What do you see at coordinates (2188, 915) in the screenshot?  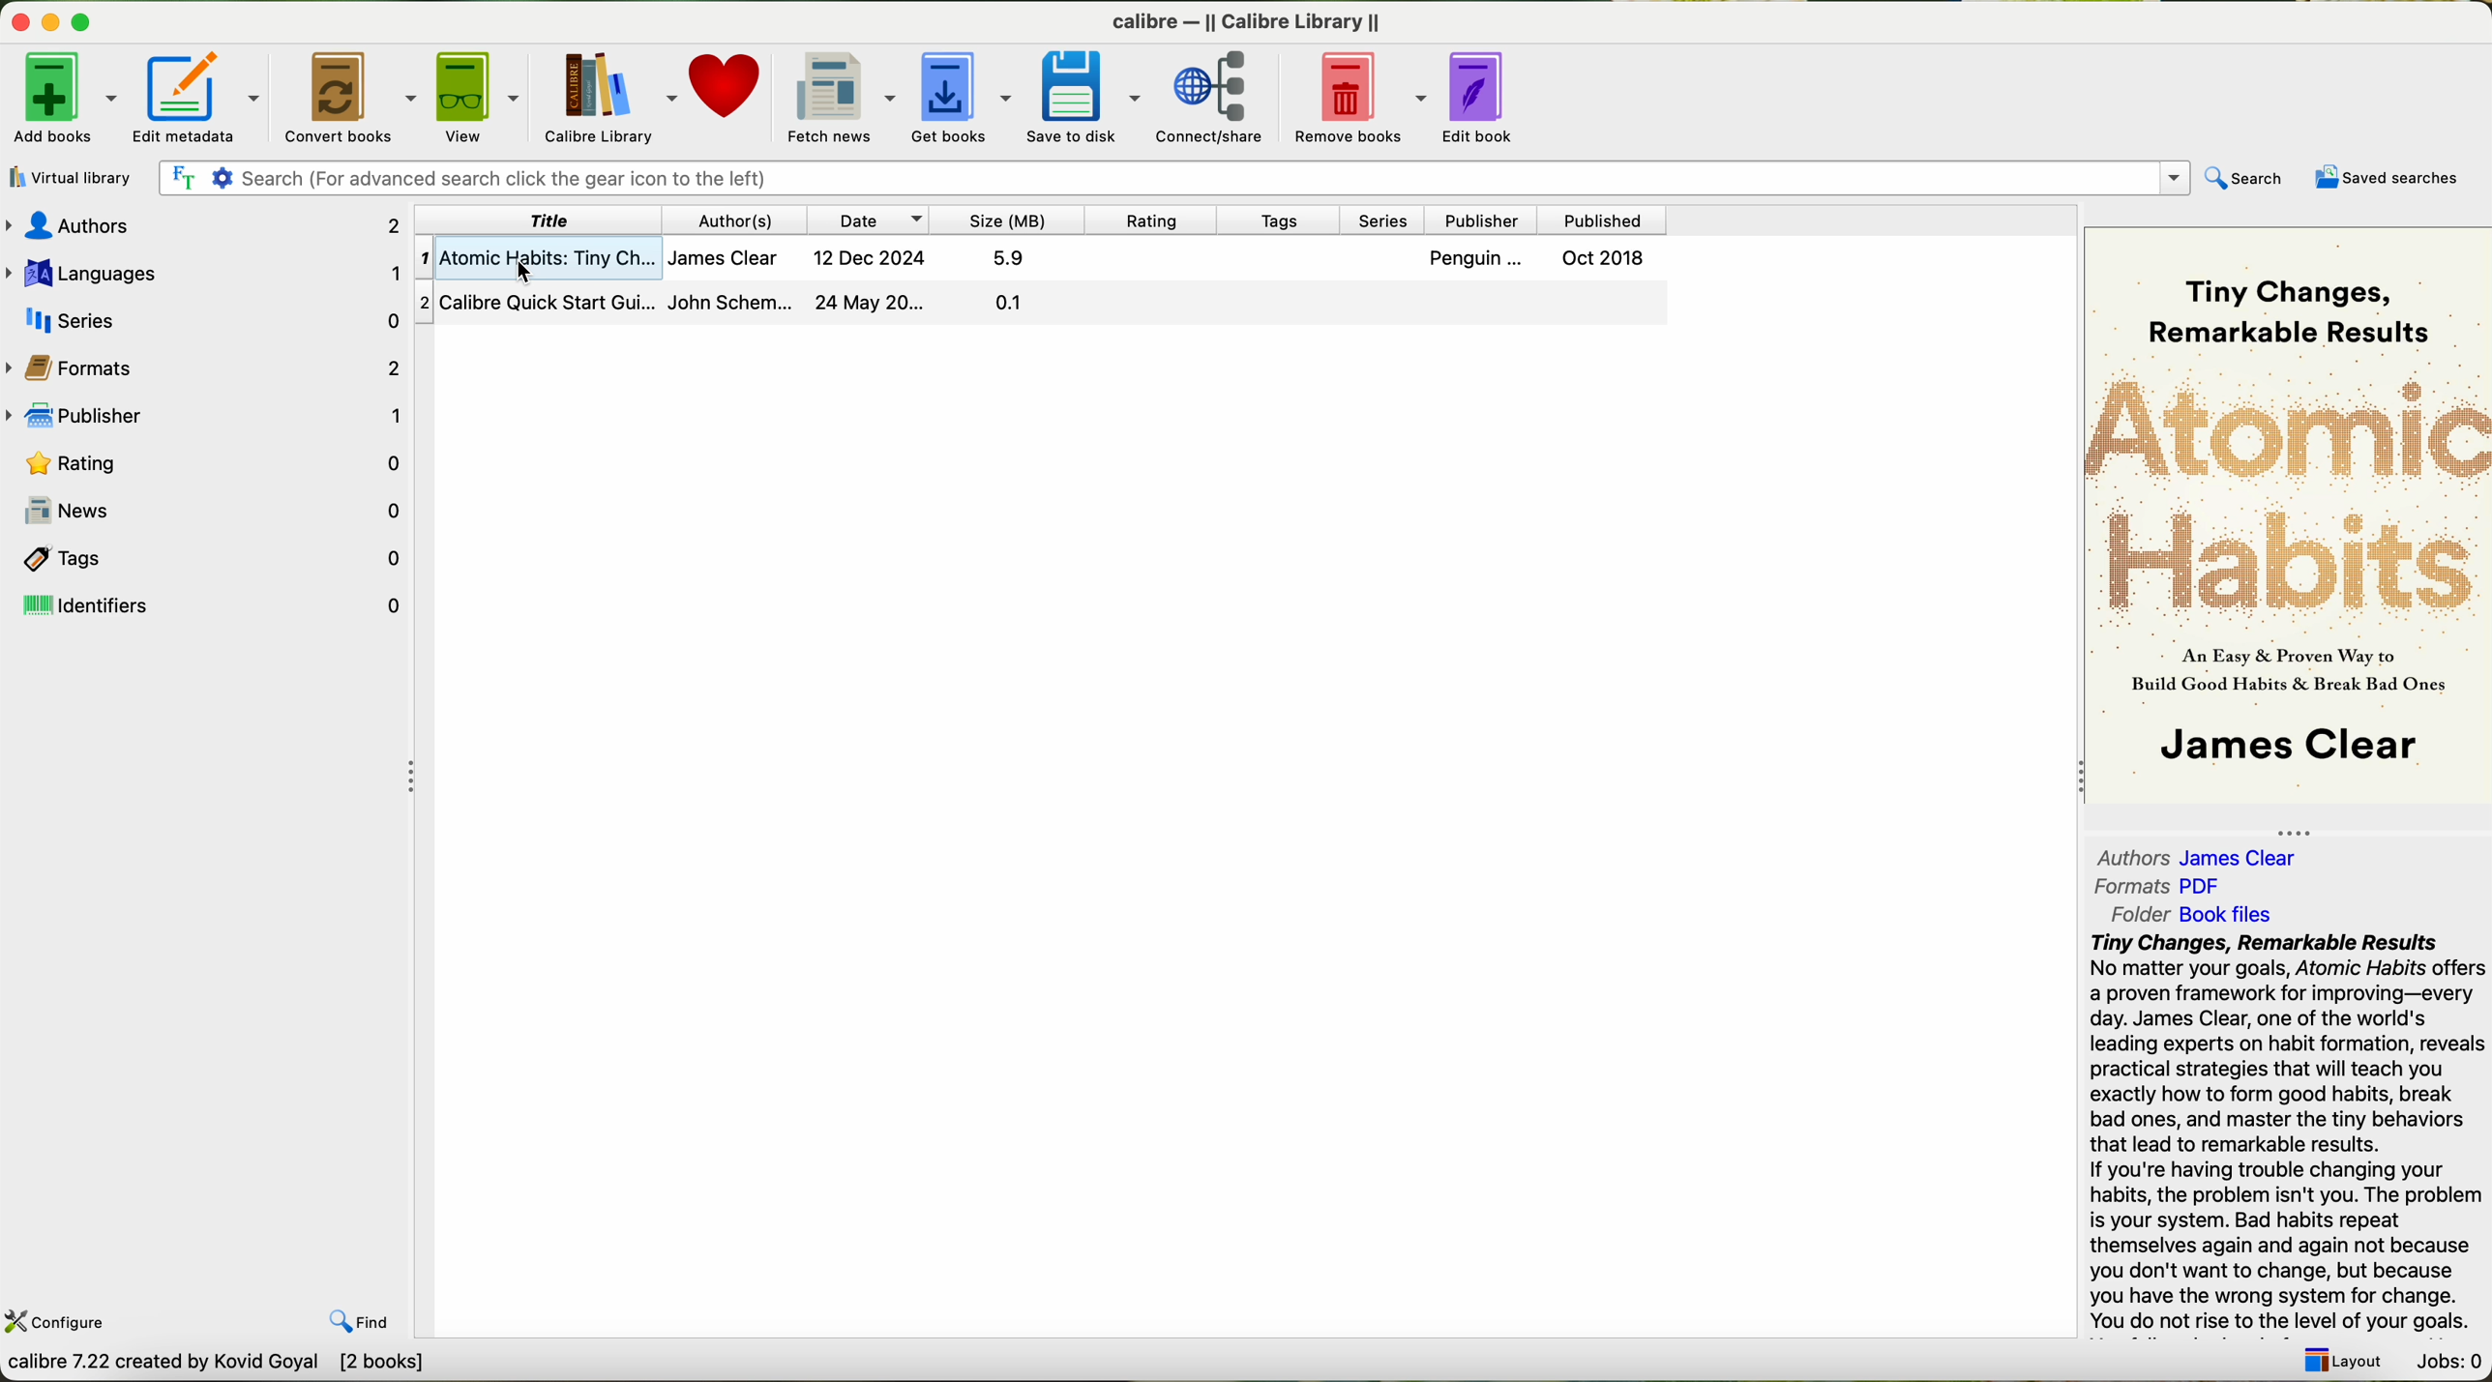 I see `folder` at bounding box center [2188, 915].